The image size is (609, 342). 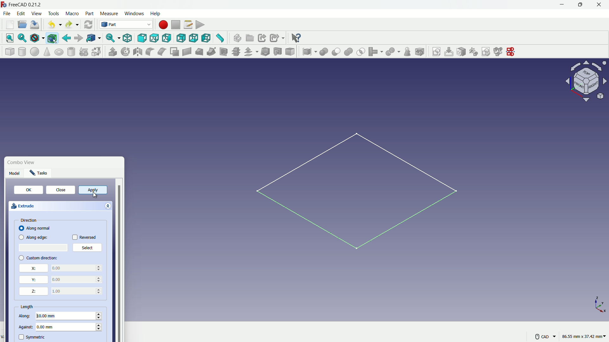 What do you see at coordinates (449, 52) in the screenshot?
I see `edit sketch` at bounding box center [449, 52].